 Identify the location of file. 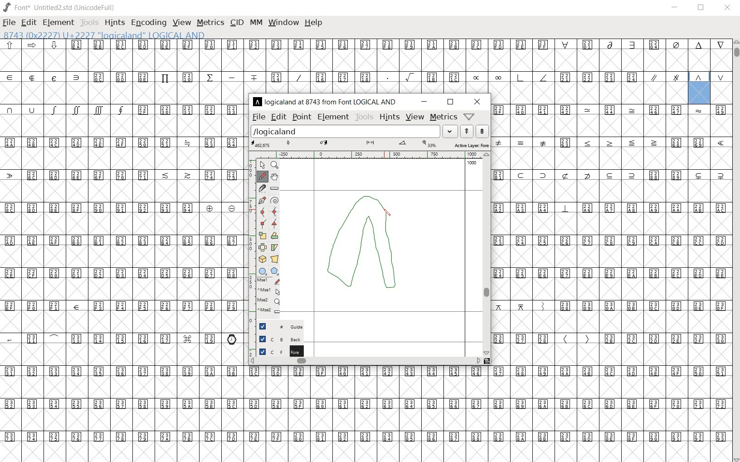
(9, 24).